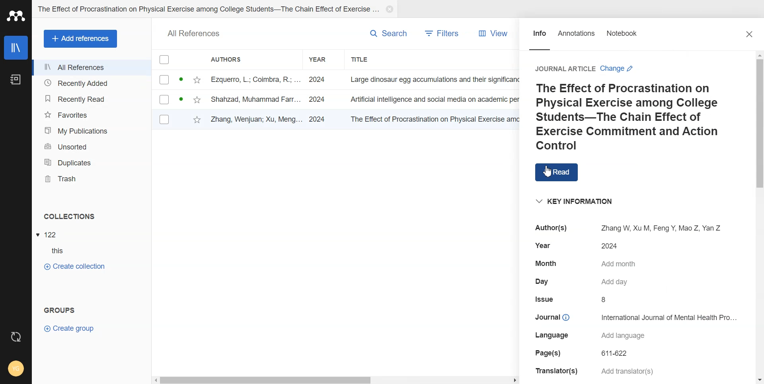  Describe the element at coordinates (585, 353) in the screenshot. I see `Page(s) 611-622` at that location.